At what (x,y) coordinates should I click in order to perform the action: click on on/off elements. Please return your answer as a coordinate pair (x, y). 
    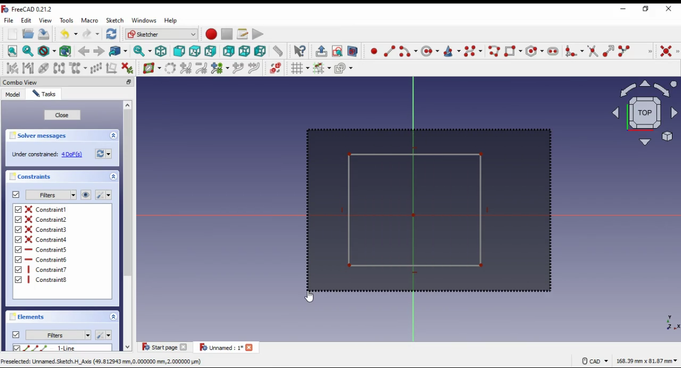
    Looking at the image, I should click on (16, 334).